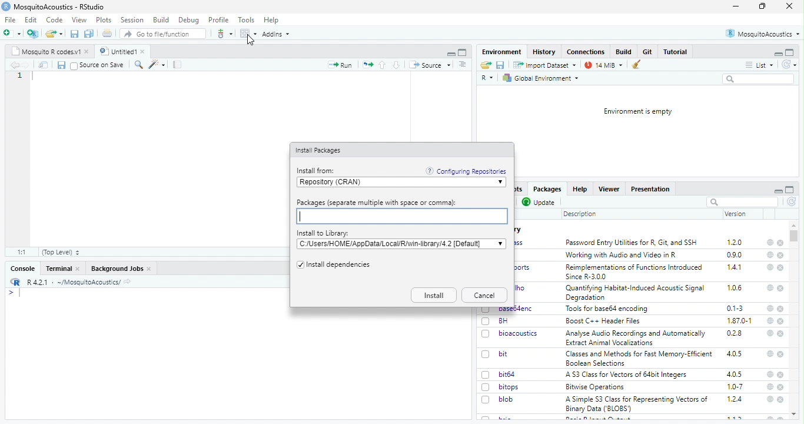 The height and width of the screenshot is (424, 804). I want to click on open file, so click(12, 34).